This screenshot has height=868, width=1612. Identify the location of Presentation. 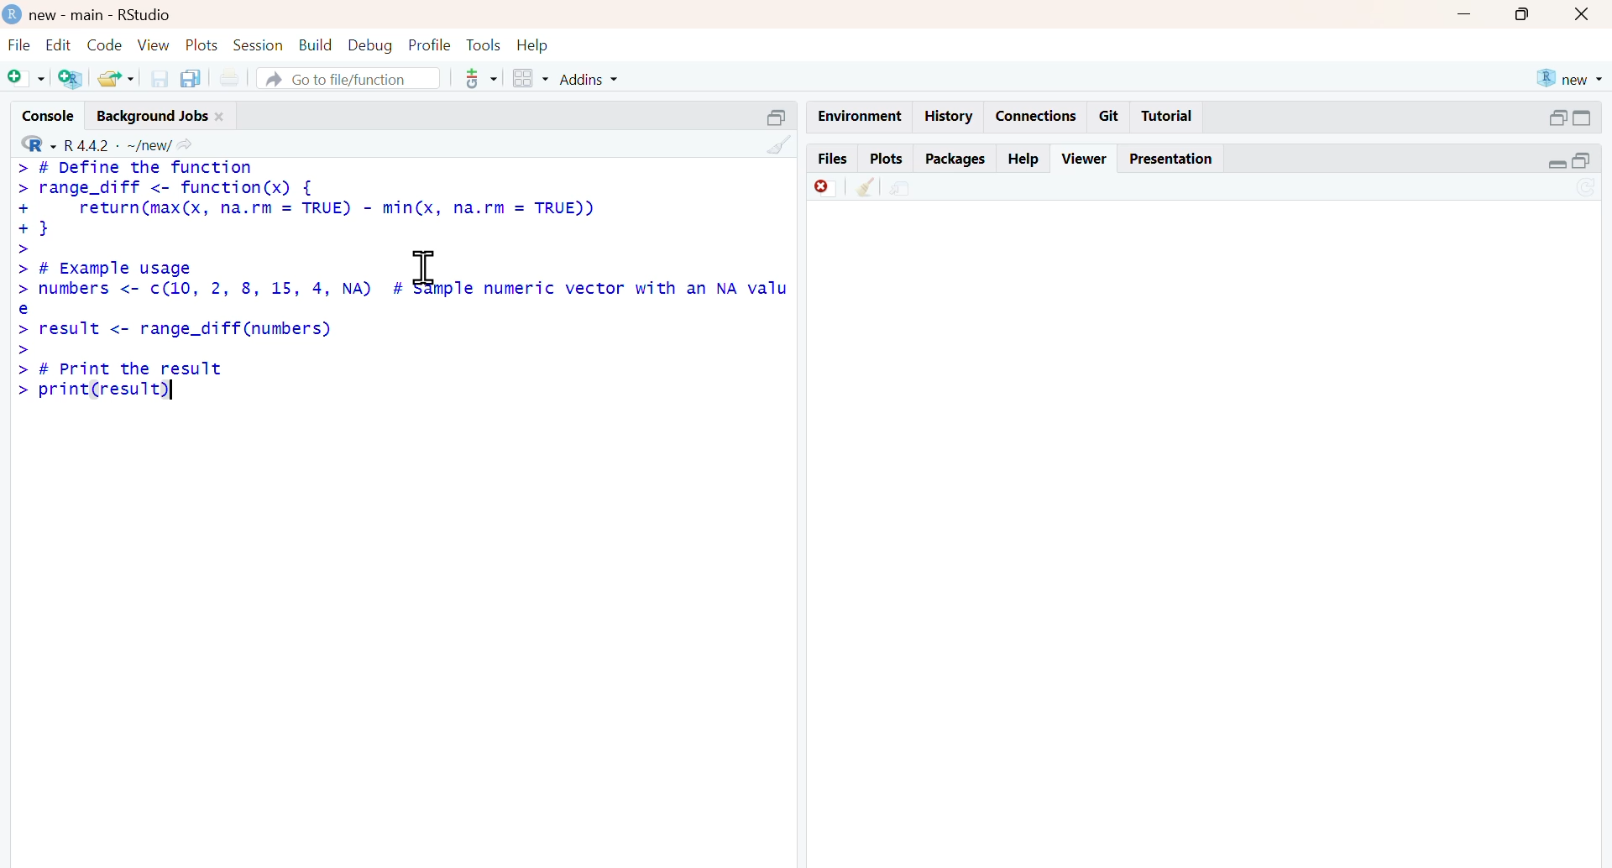
(1171, 159).